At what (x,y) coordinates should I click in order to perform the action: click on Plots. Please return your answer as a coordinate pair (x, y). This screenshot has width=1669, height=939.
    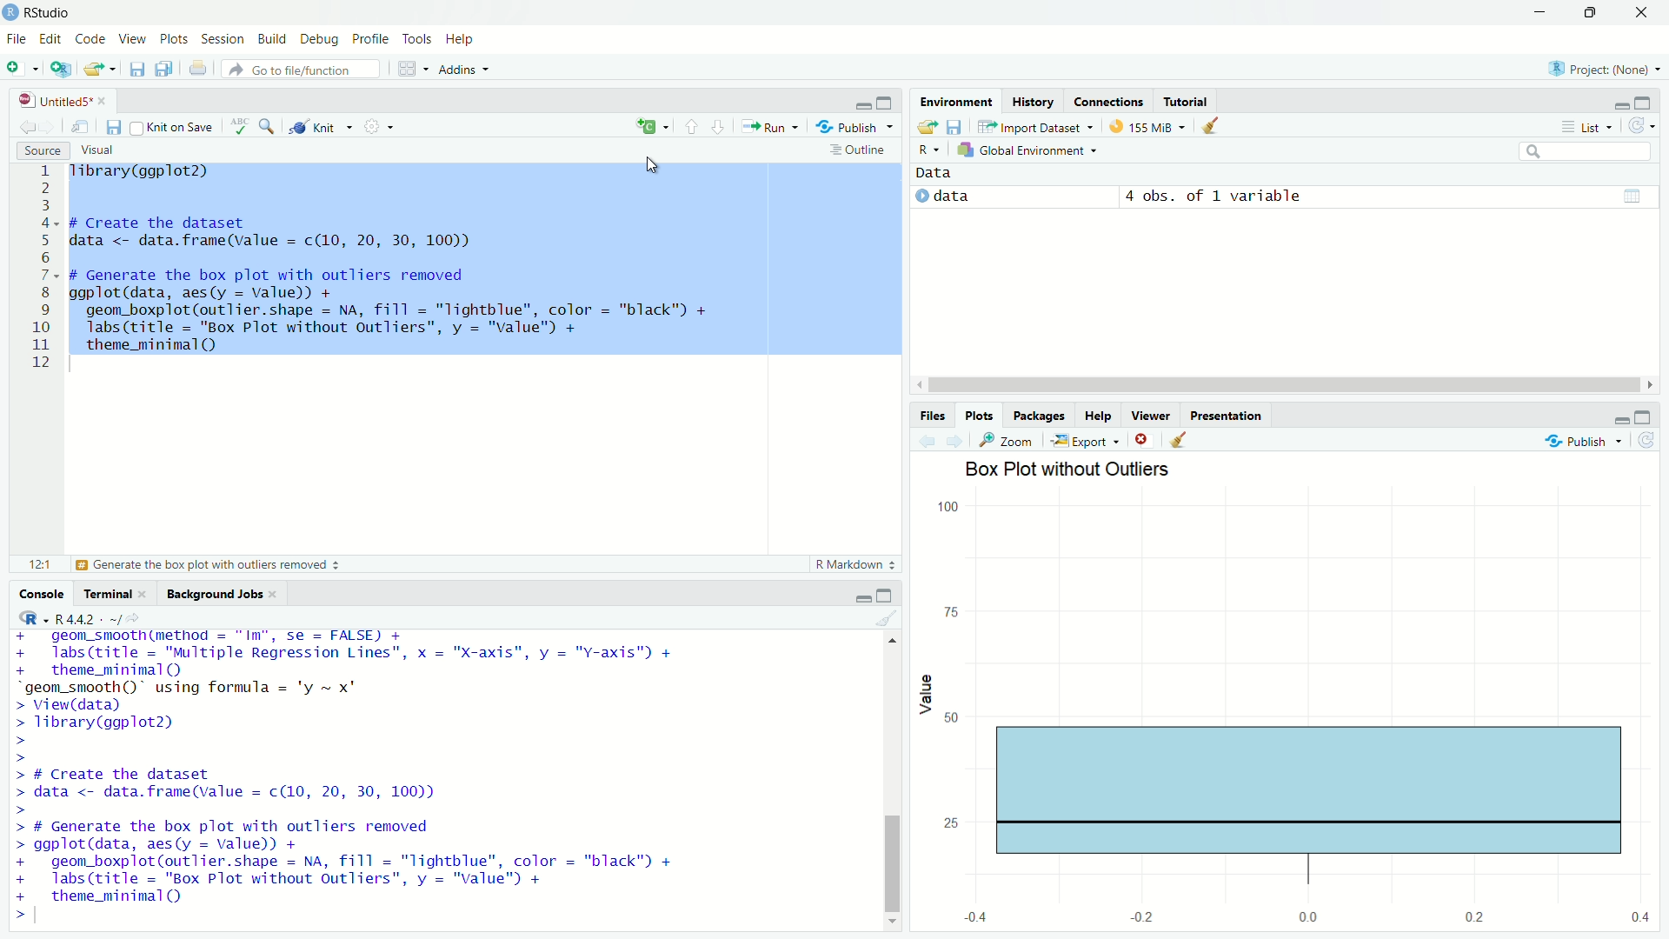
    Looking at the image, I should click on (974, 415).